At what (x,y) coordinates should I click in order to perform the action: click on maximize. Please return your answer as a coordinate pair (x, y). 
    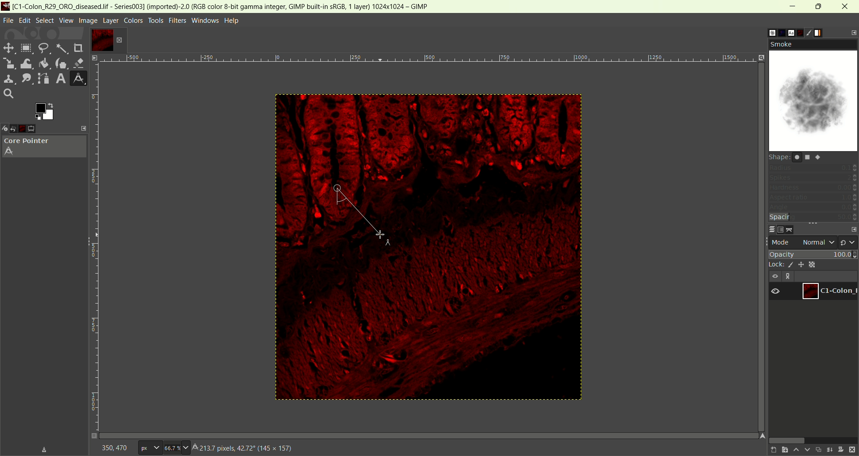
    Looking at the image, I should click on (819, 6).